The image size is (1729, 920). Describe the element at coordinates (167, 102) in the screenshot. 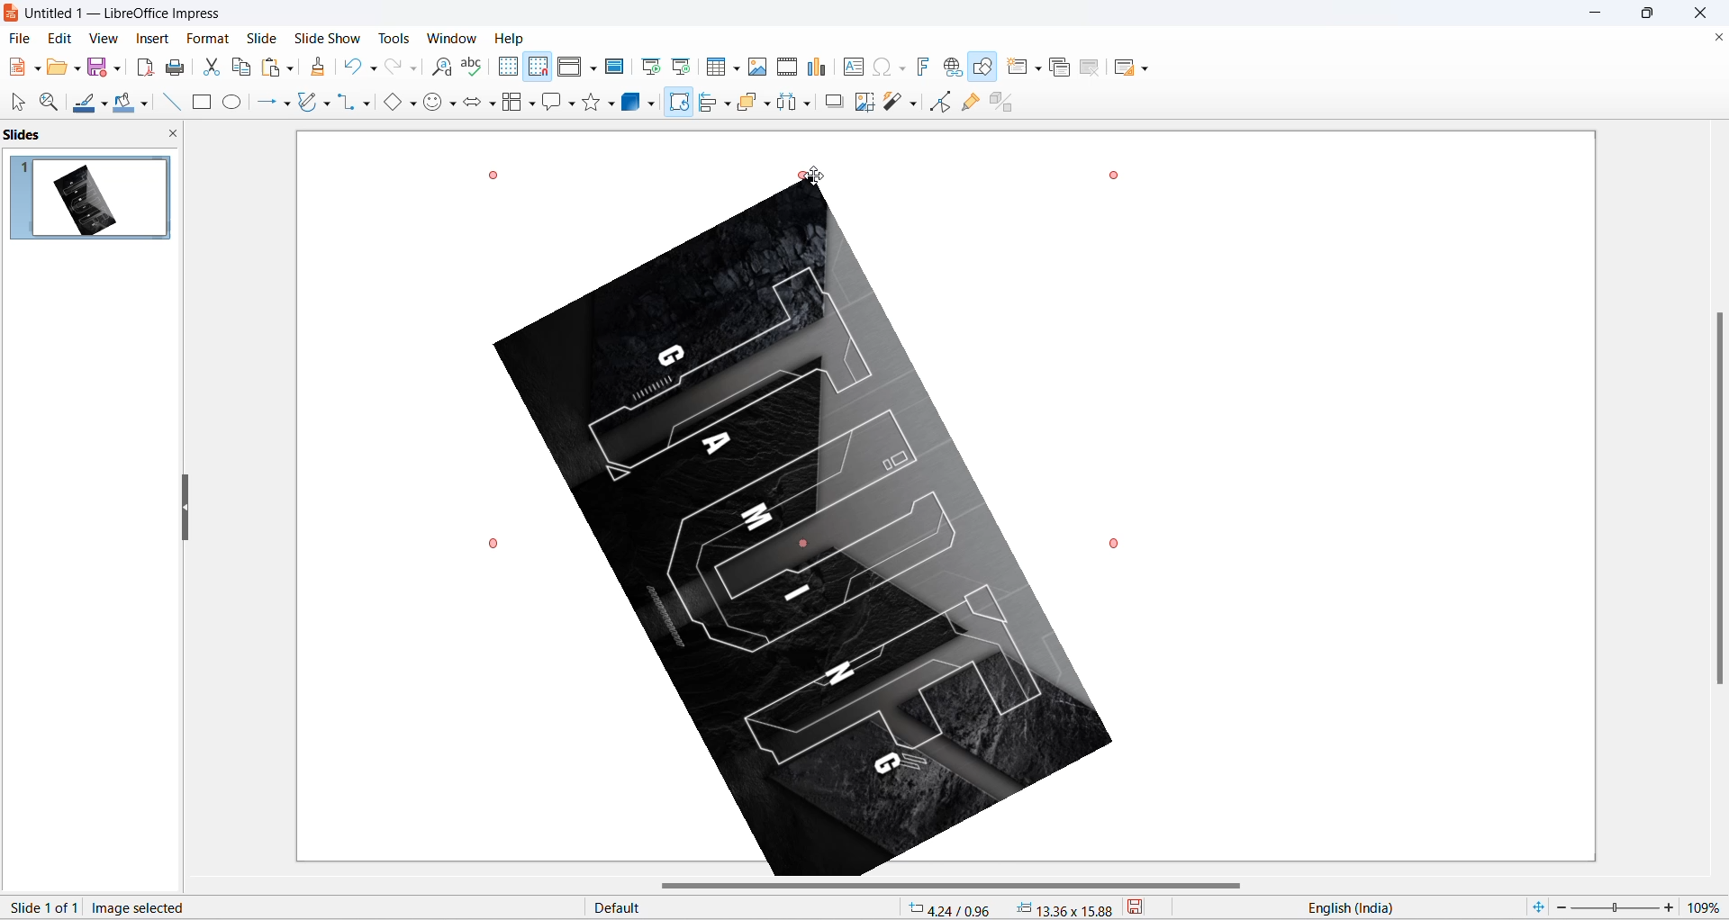

I see `line` at that location.